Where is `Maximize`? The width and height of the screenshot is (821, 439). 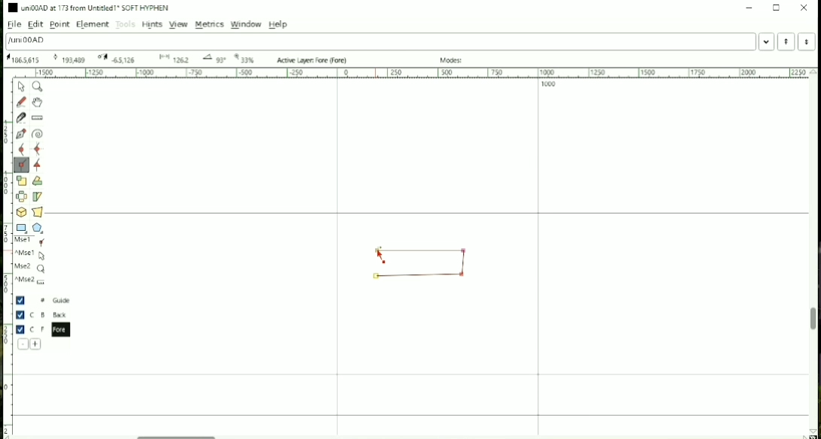
Maximize is located at coordinates (777, 8).